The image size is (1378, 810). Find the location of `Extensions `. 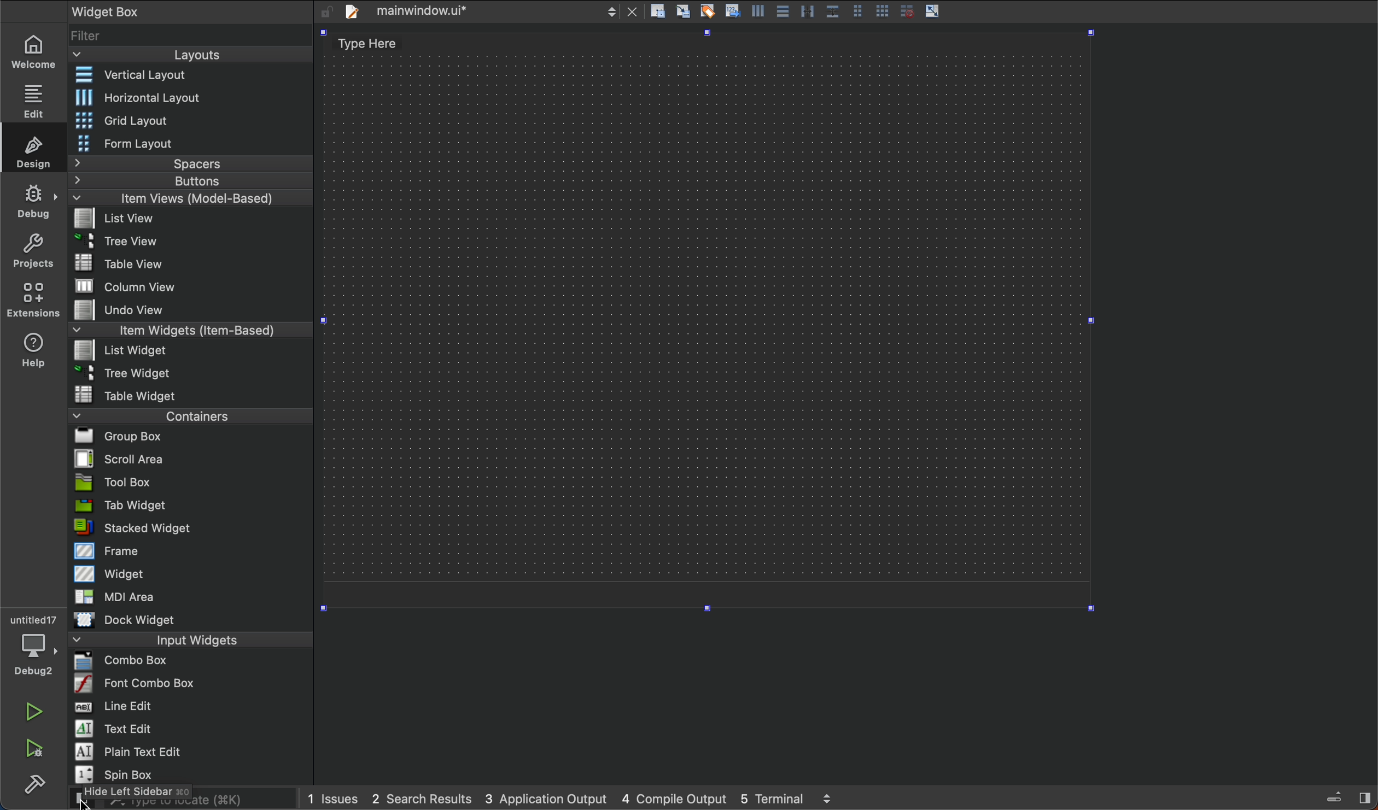

Extensions  is located at coordinates (31, 304).